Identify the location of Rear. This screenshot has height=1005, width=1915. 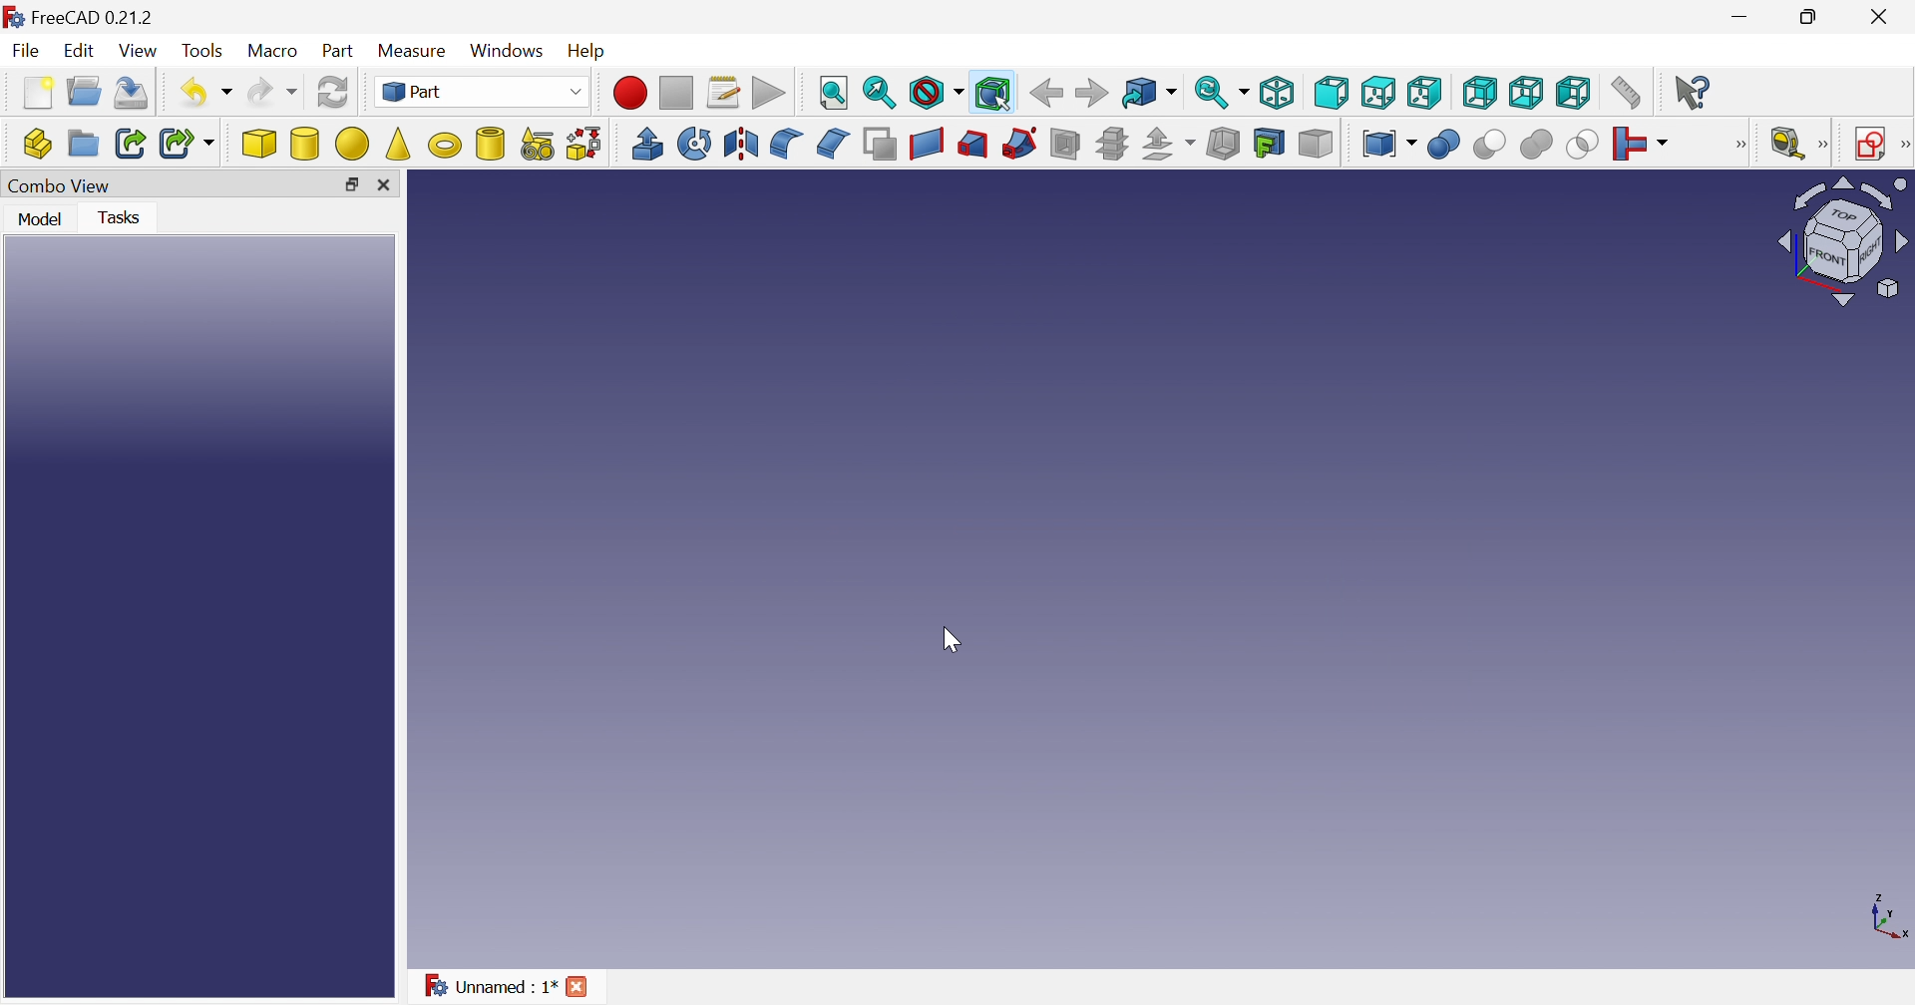
(1478, 92).